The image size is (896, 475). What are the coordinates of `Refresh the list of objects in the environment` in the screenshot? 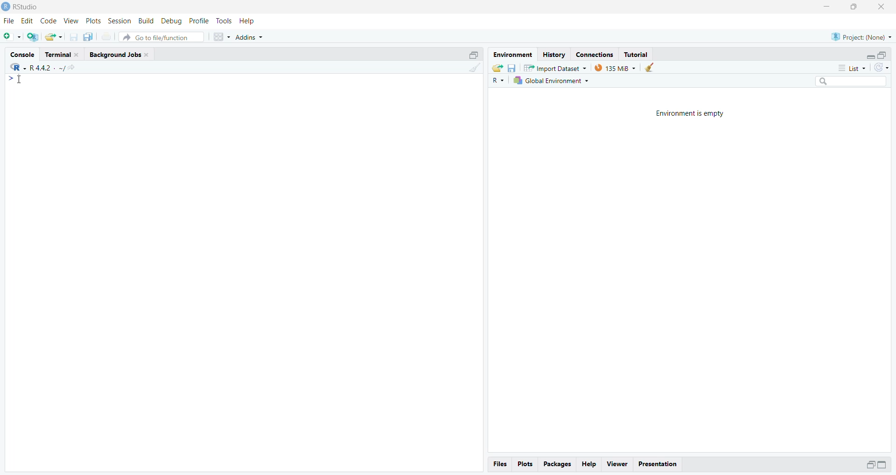 It's located at (882, 68).